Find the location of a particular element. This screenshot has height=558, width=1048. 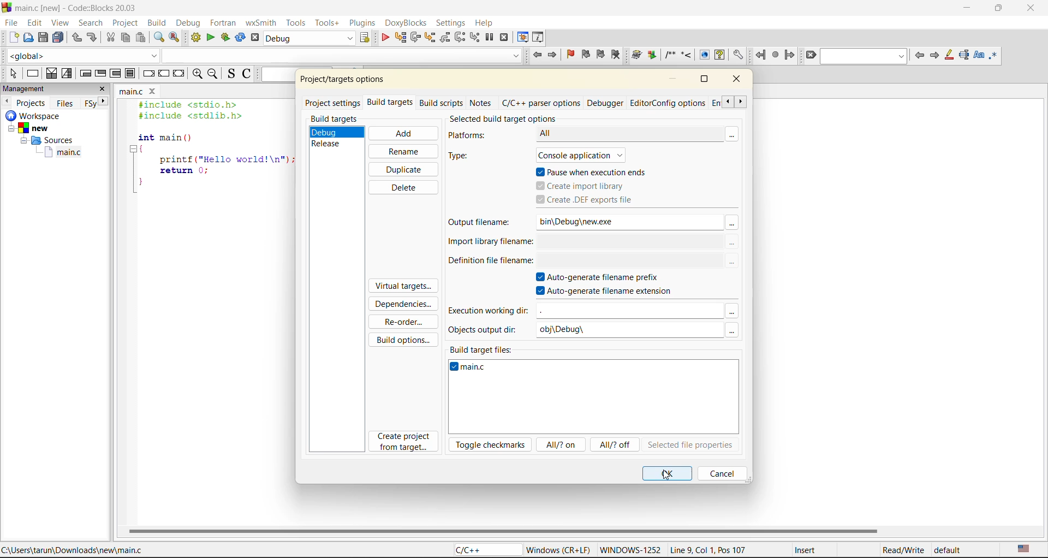

workspace is located at coordinates (35, 116).